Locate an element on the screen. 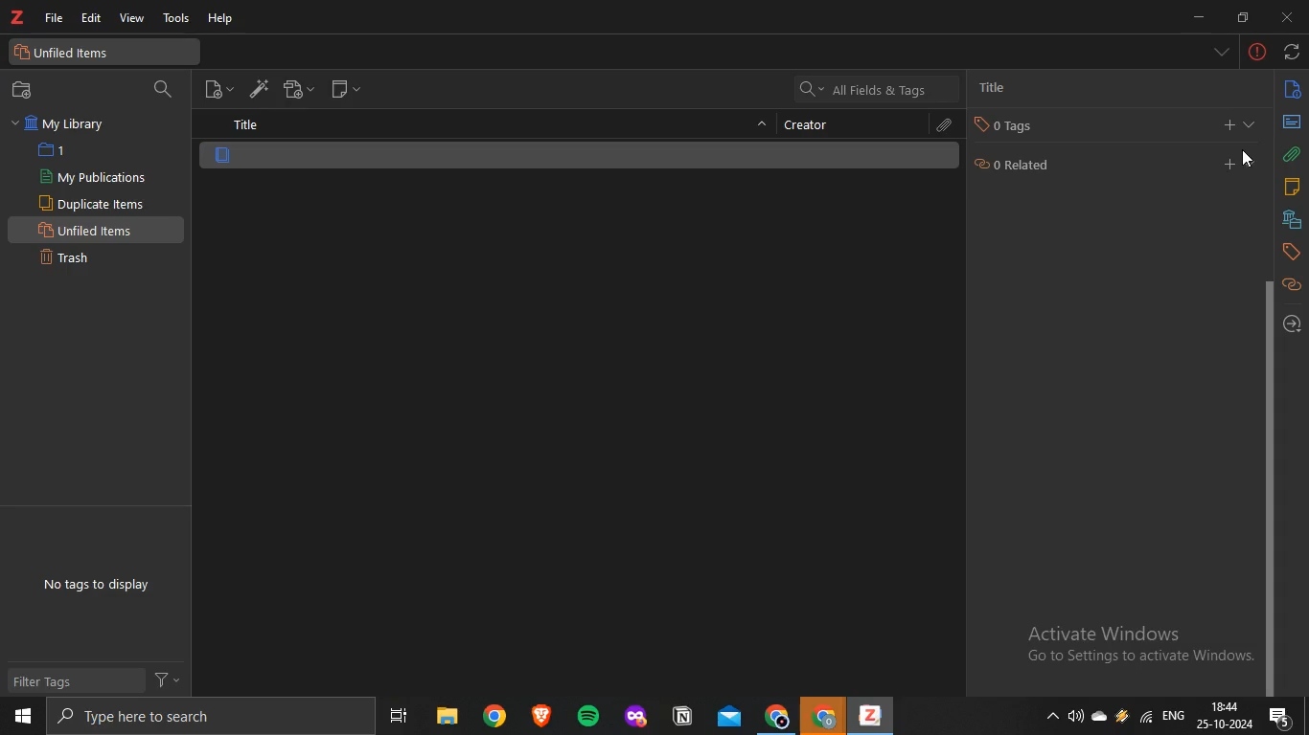 Image resolution: width=1309 pixels, height=735 pixels. 0 related is located at coordinates (1015, 165).